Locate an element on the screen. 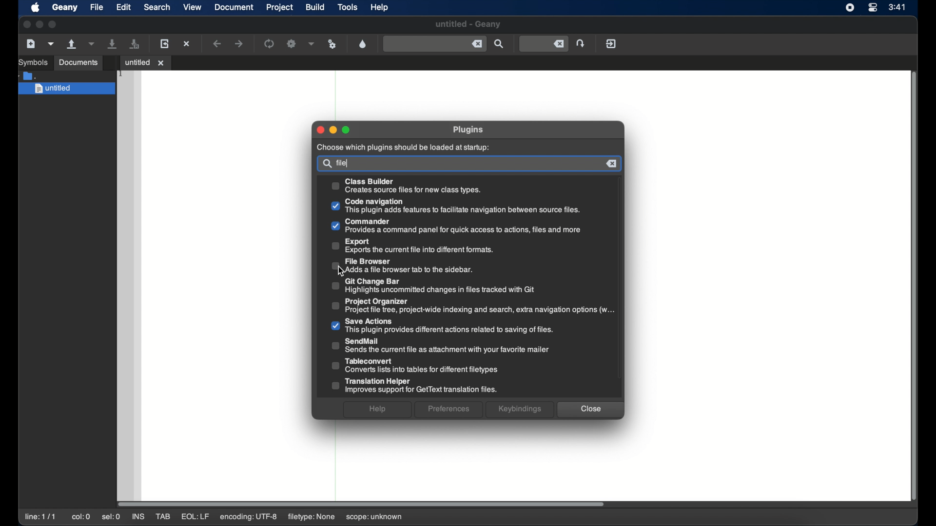 The height and width of the screenshot is (526, 936). encoding: utf-8 is located at coordinates (249, 517).